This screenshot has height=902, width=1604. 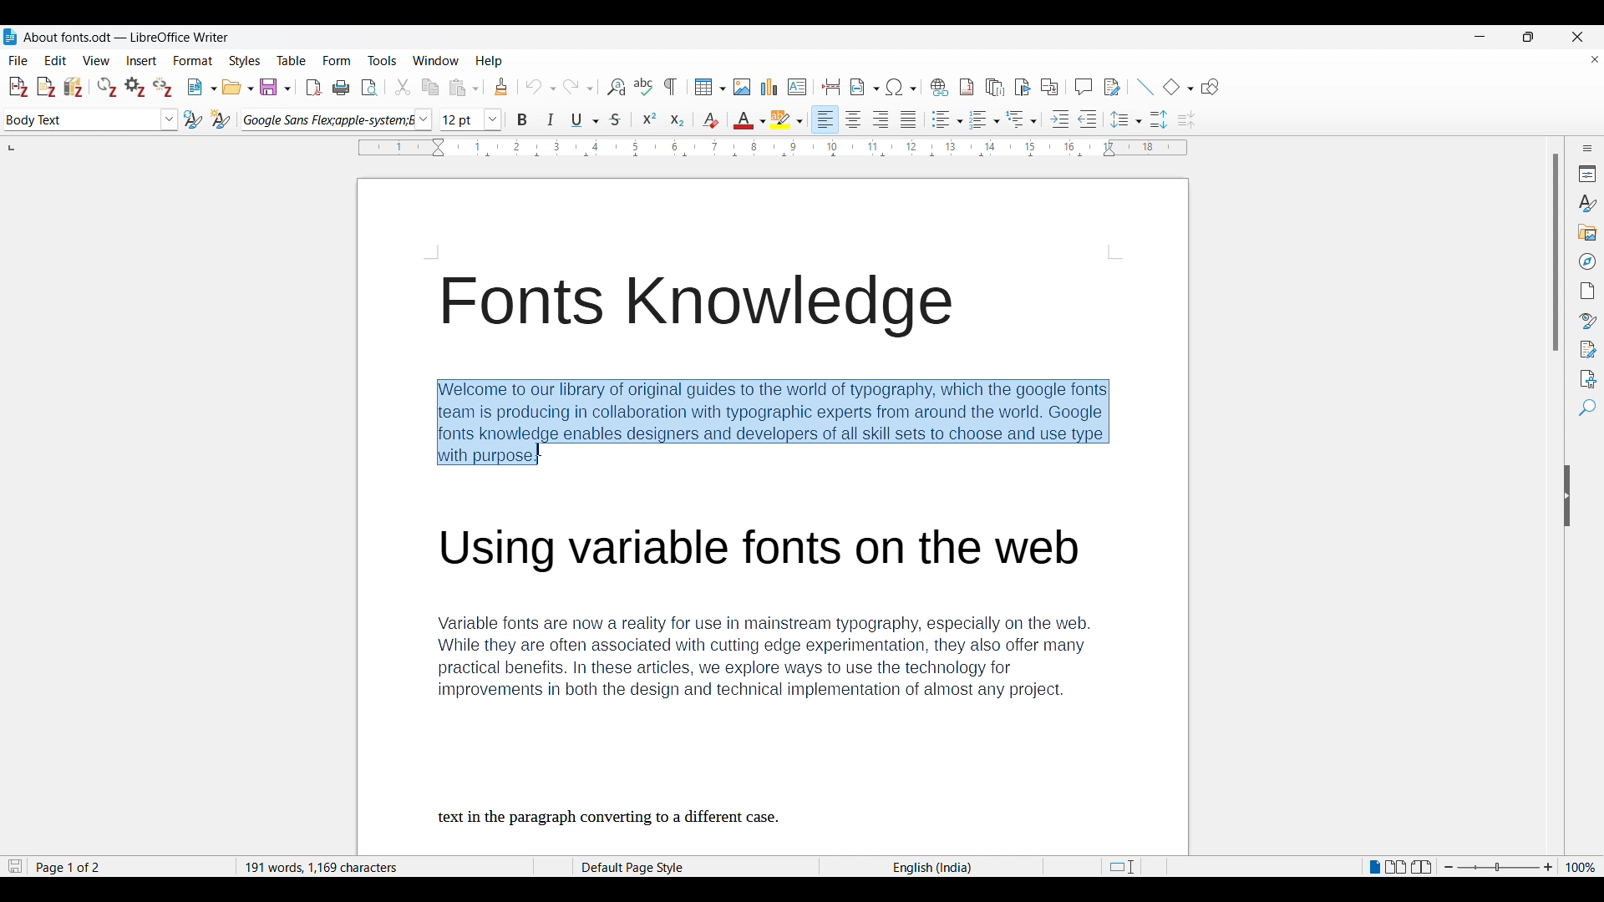 I want to click on About fonts.odt - LibreOffice Writer, so click(x=127, y=36).